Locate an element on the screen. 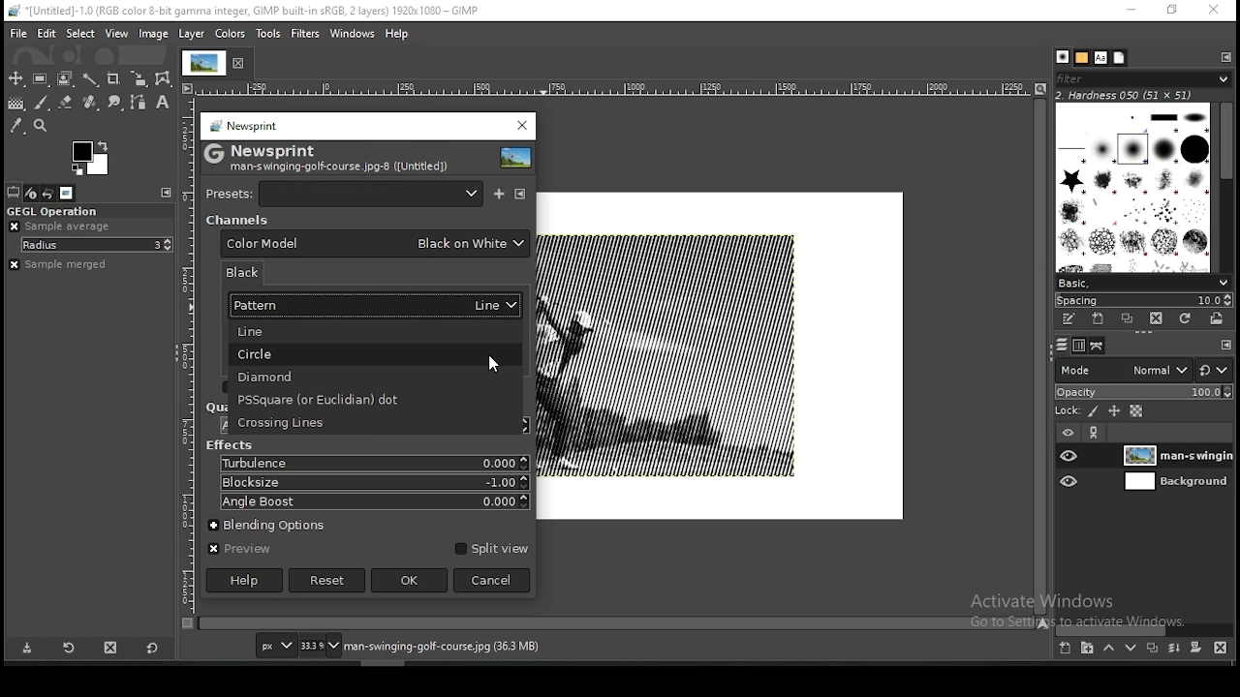 The image size is (1240, 697). layer is located at coordinates (1176, 455).